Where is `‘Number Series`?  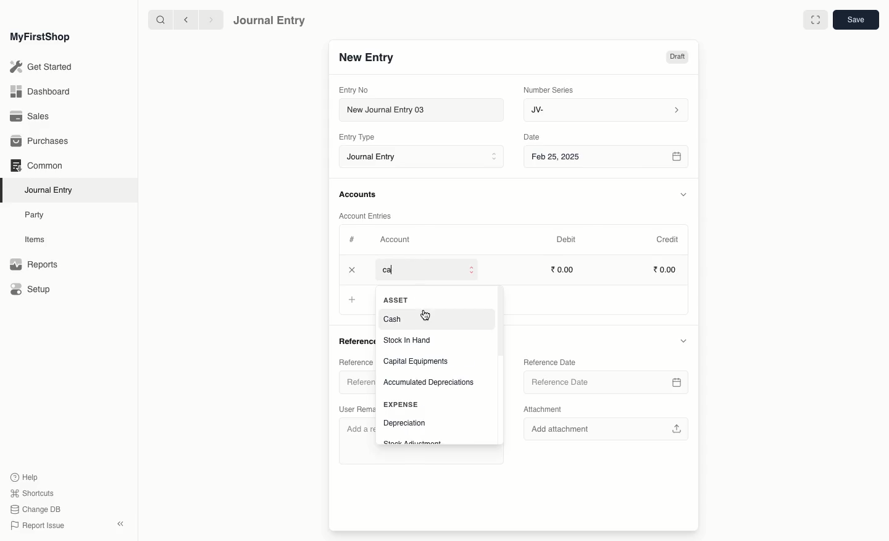 ‘Number Series is located at coordinates (549, 89).